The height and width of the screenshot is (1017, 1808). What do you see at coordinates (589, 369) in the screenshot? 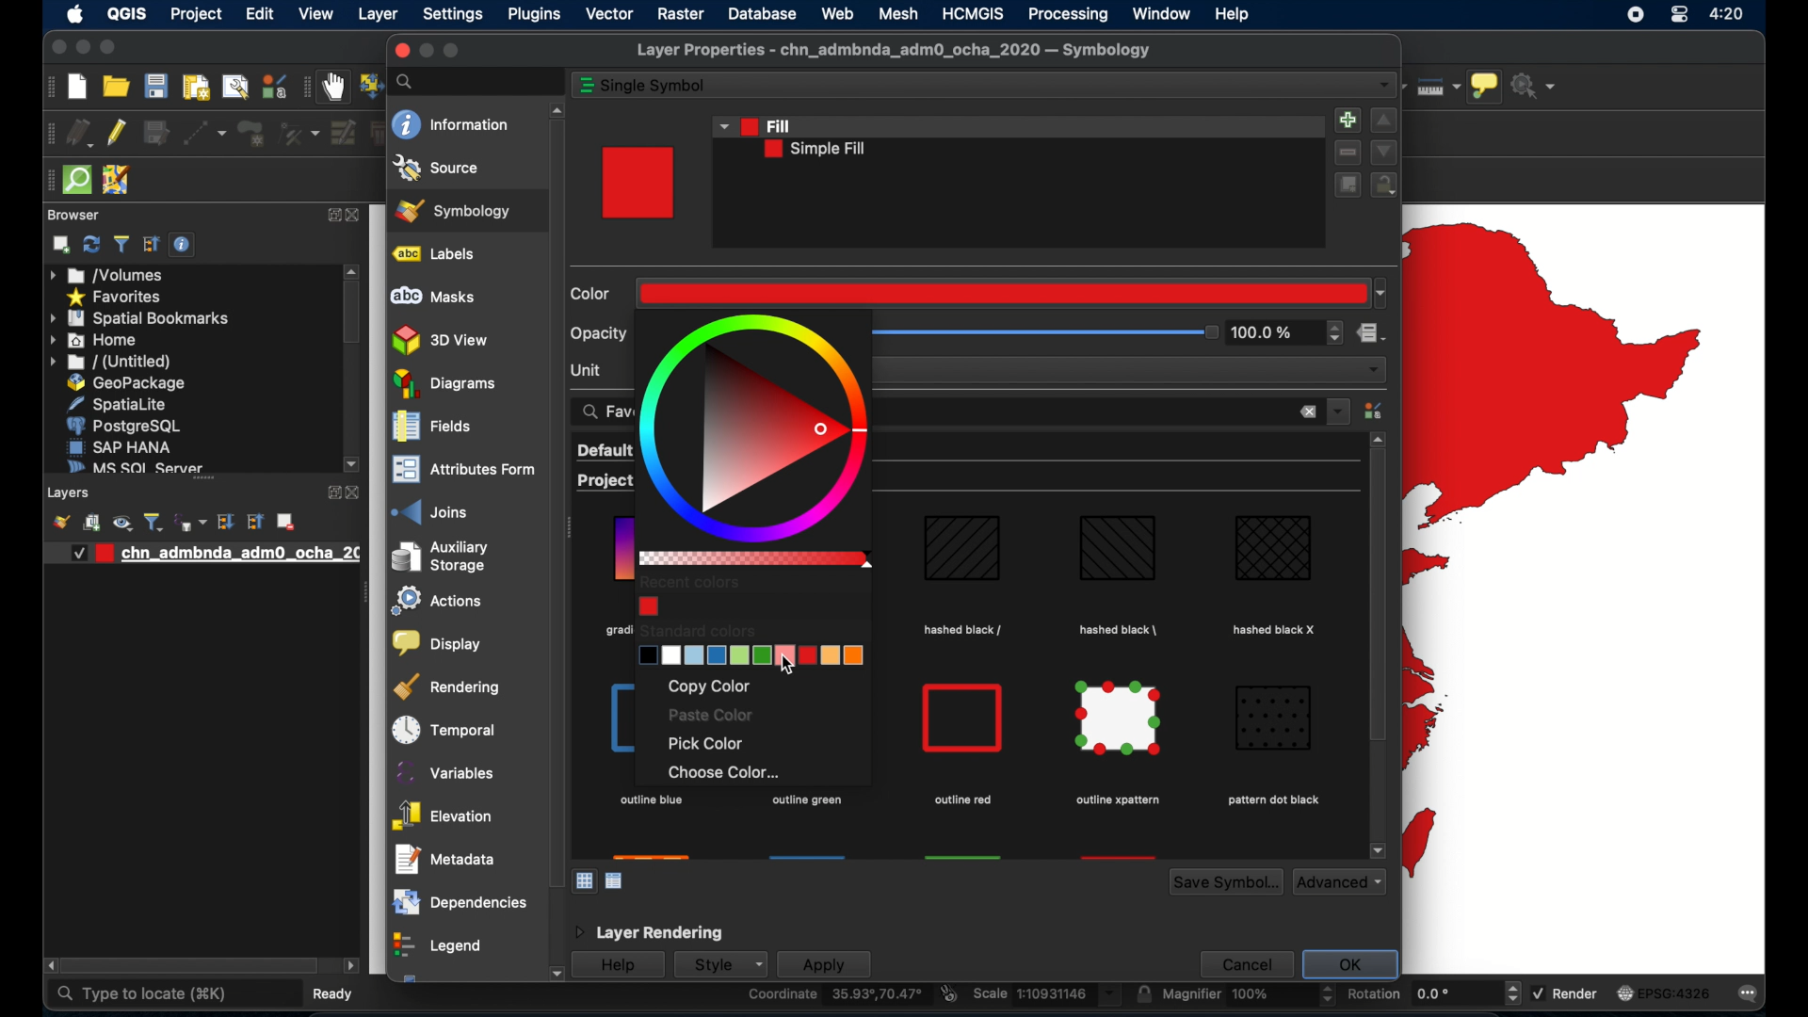
I see `unit` at bounding box center [589, 369].